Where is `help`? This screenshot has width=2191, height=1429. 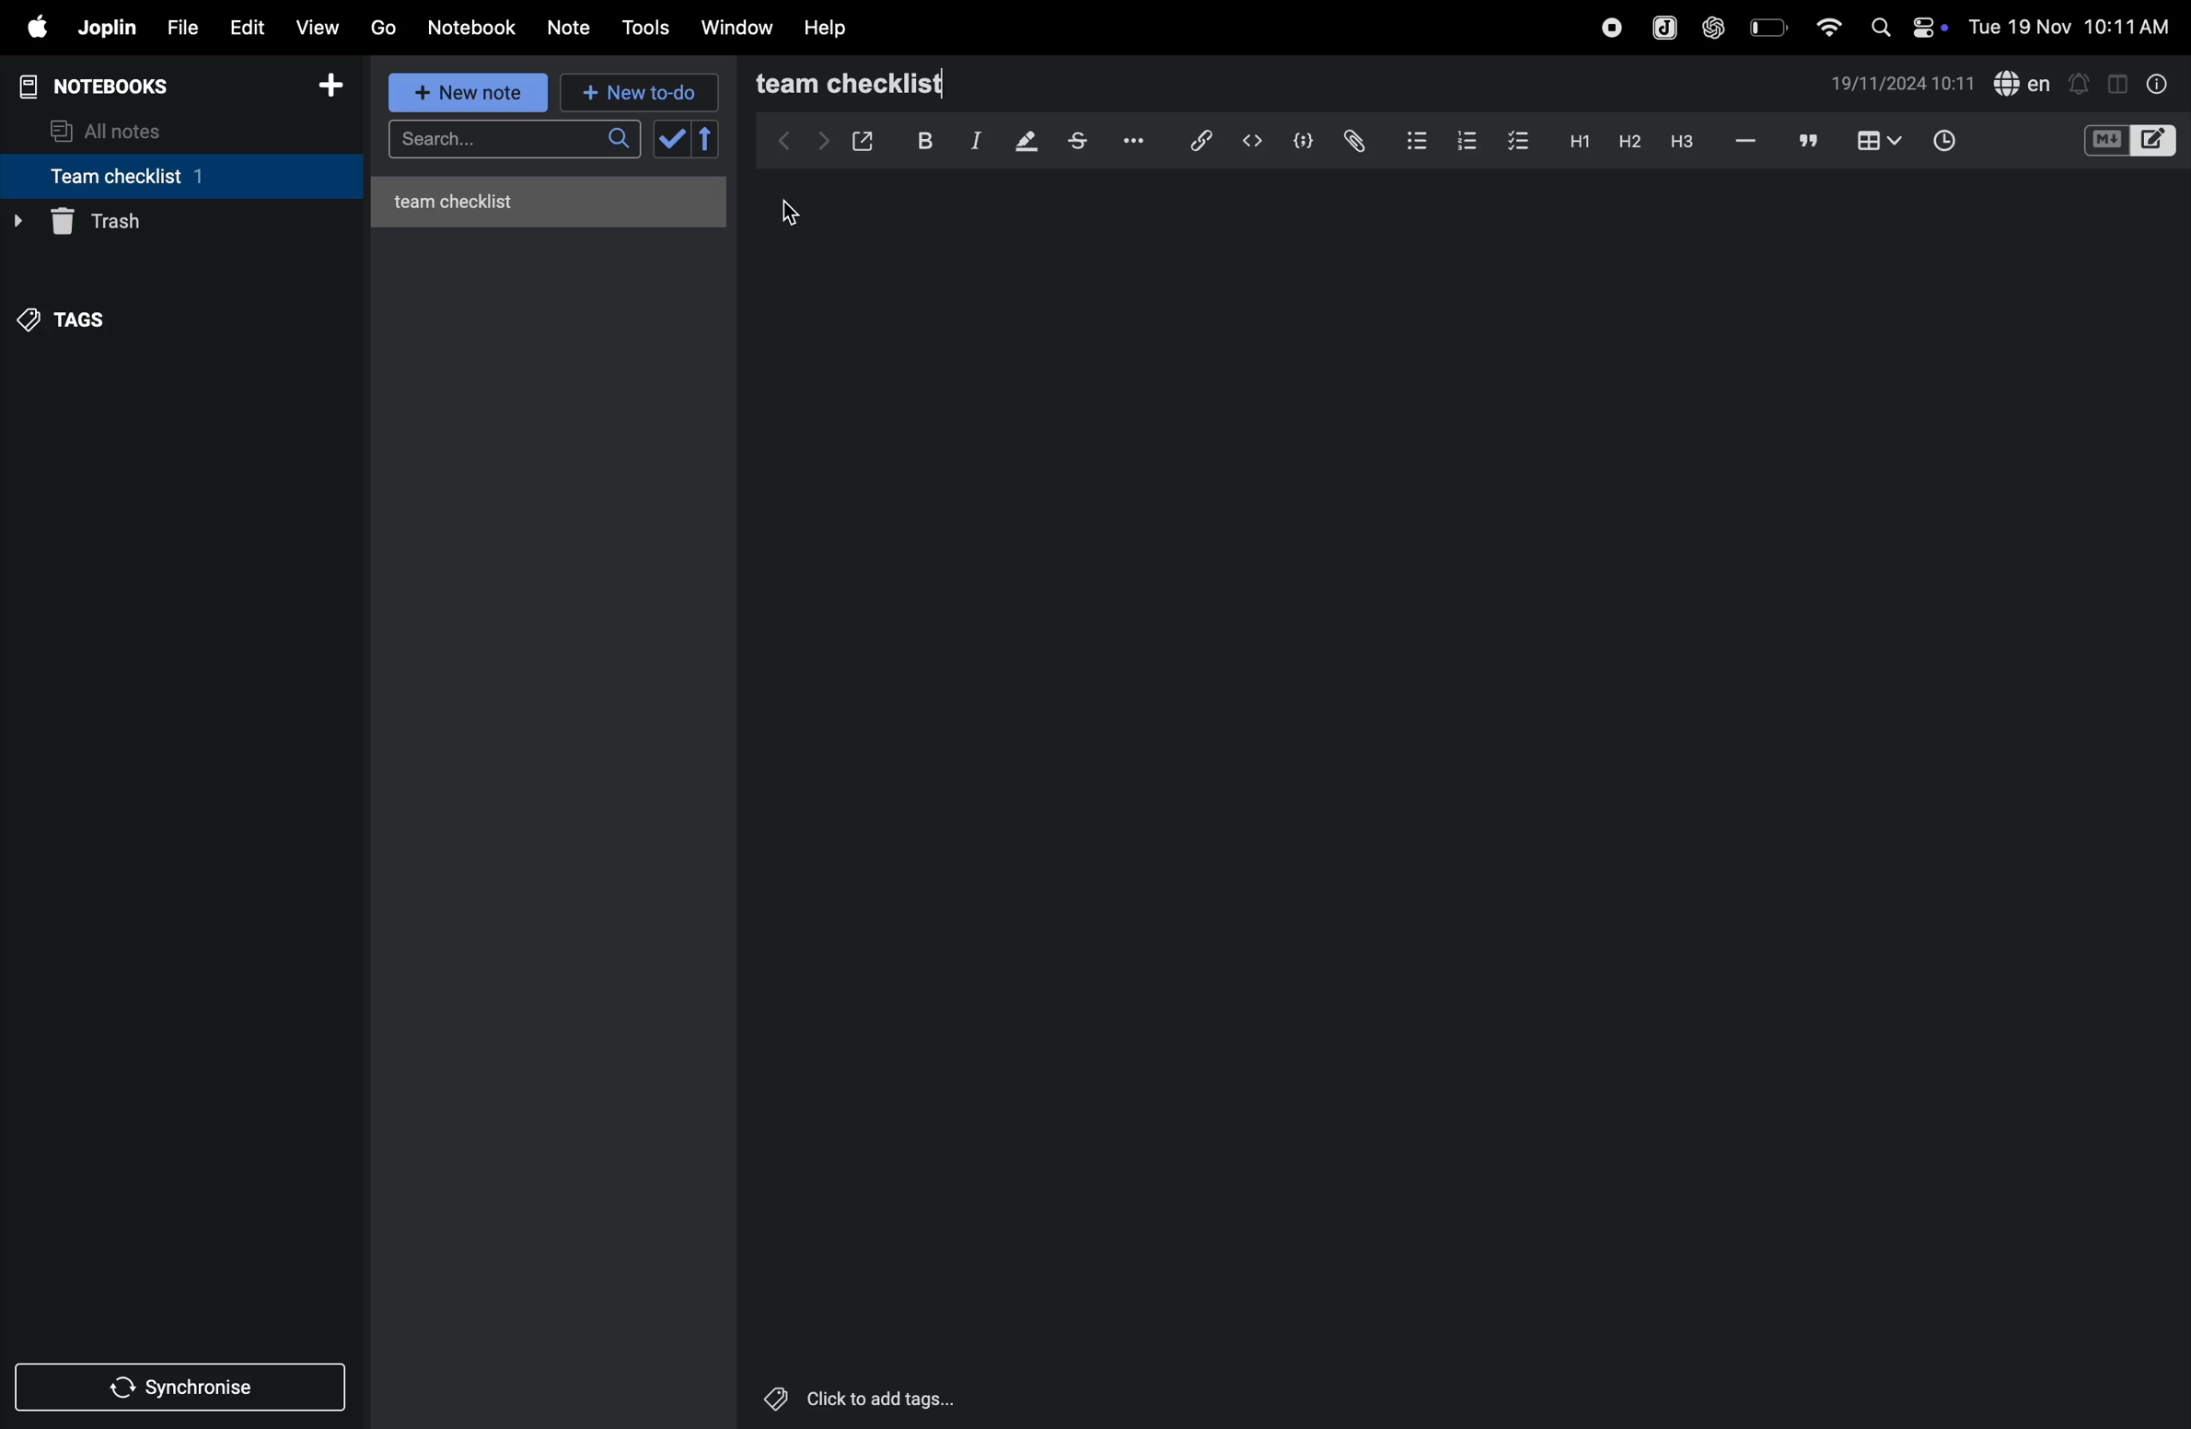 help is located at coordinates (830, 27).